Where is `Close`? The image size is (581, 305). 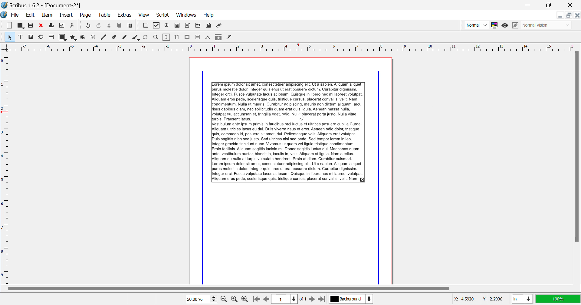
Close is located at coordinates (577, 15).